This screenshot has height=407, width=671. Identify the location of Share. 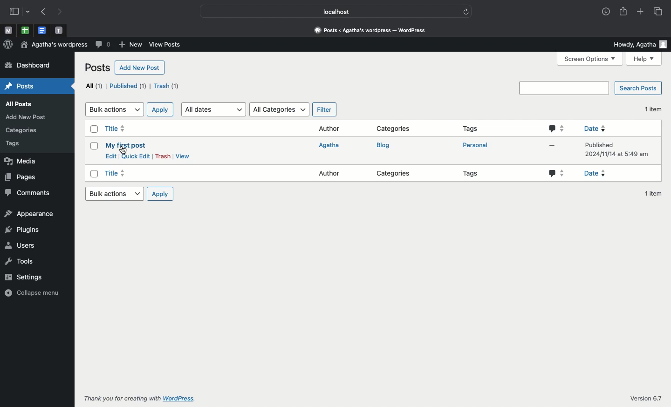
(624, 12).